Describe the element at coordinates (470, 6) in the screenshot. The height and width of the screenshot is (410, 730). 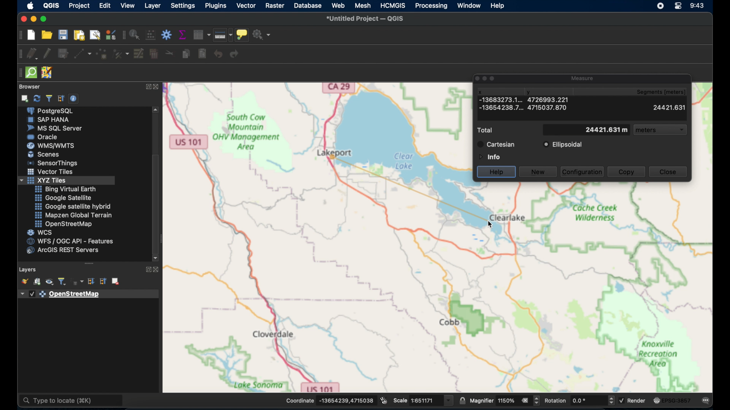
I see `window` at that location.